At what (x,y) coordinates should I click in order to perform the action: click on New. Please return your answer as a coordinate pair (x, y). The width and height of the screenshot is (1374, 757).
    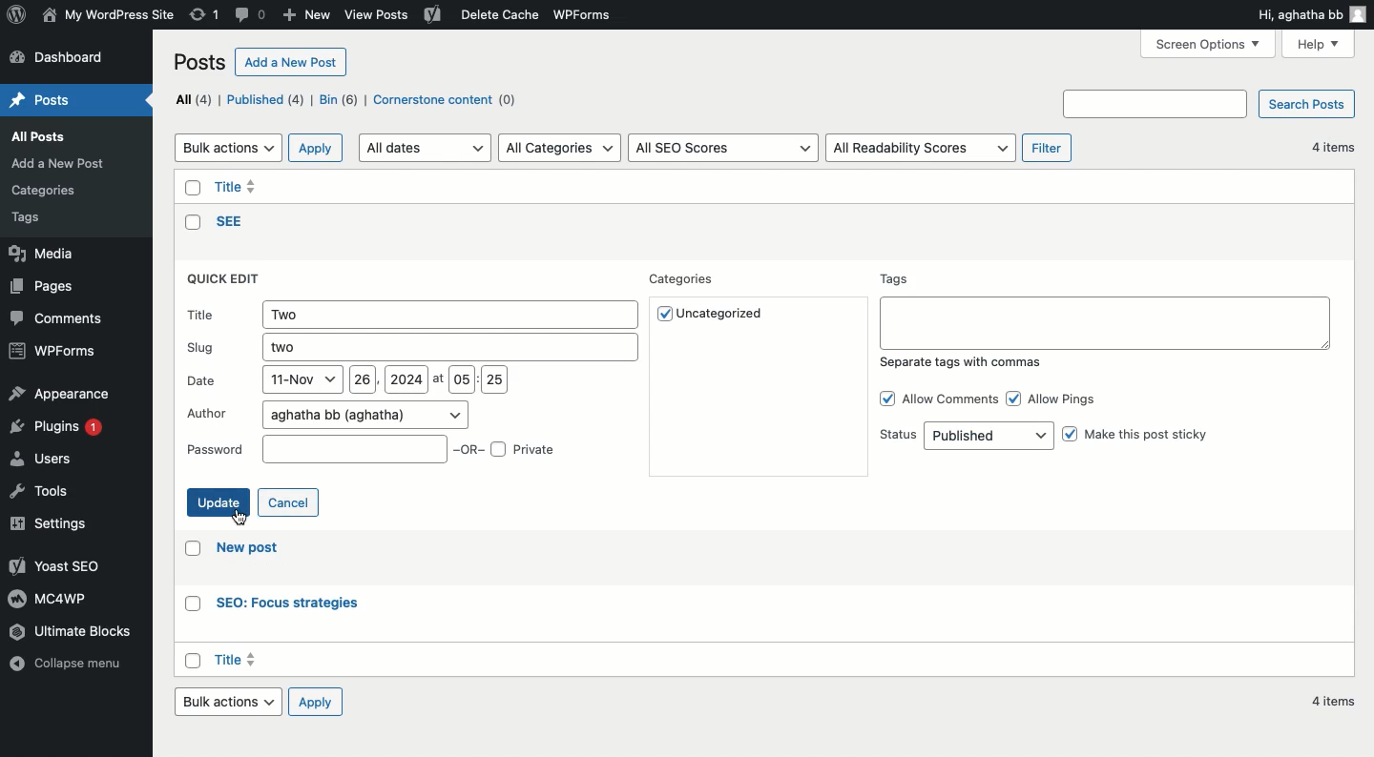
    Looking at the image, I should click on (305, 16).